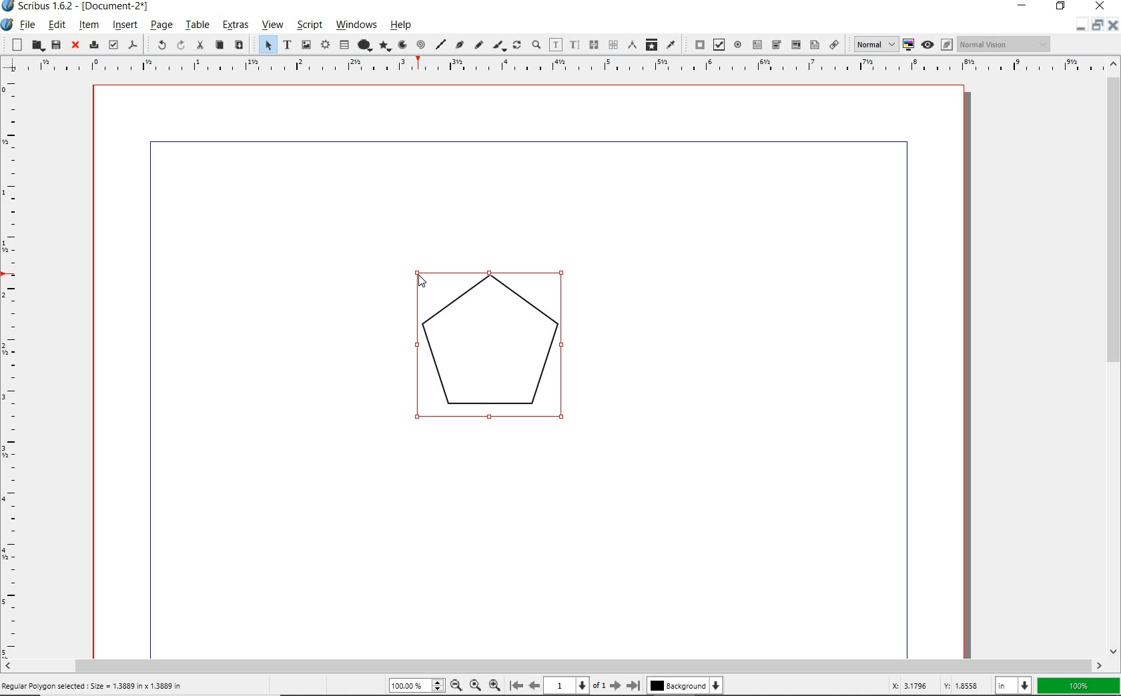  I want to click on Bezier curve, so click(458, 45).